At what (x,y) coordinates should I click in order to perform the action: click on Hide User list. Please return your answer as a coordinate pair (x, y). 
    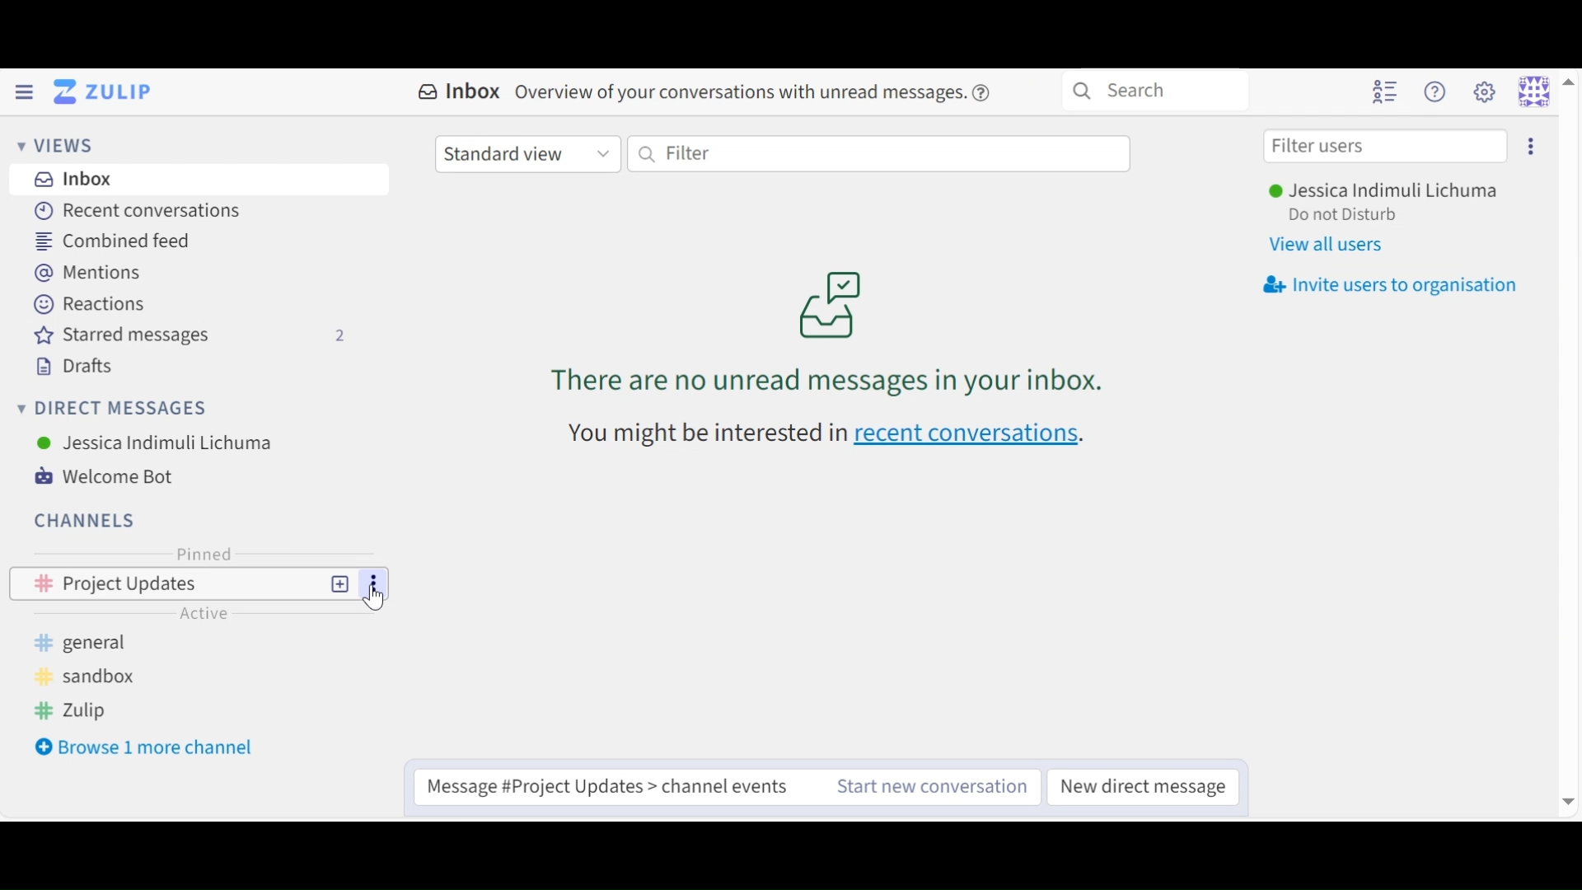
    Looking at the image, I should click on (1386, 89).